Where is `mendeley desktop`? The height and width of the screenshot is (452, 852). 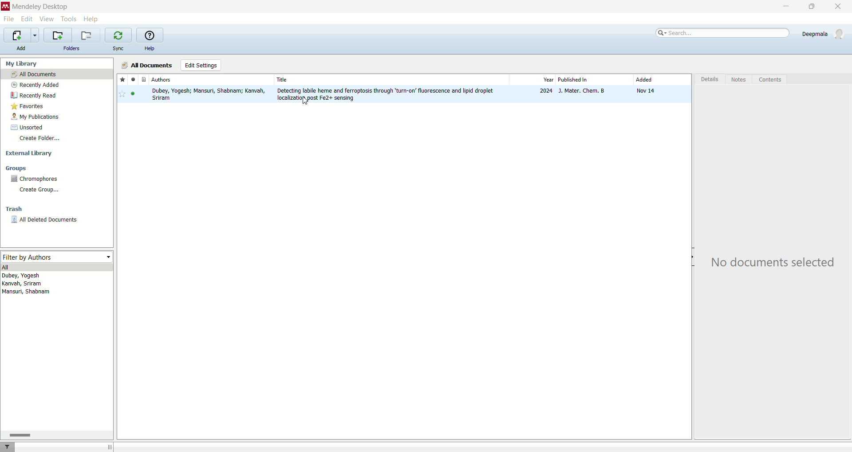 mendeley desktop is located at coordinates (39, 7).